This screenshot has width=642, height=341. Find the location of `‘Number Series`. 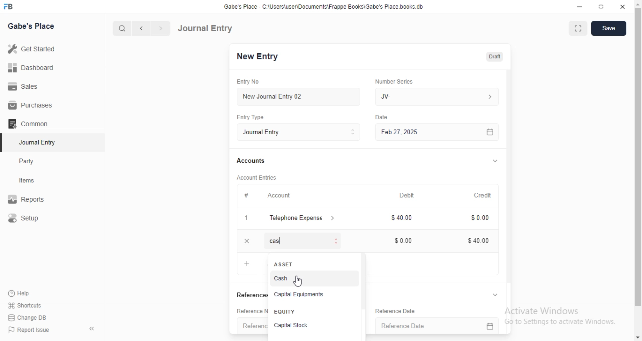

‘Number Series is located at coordinates (398, 81).